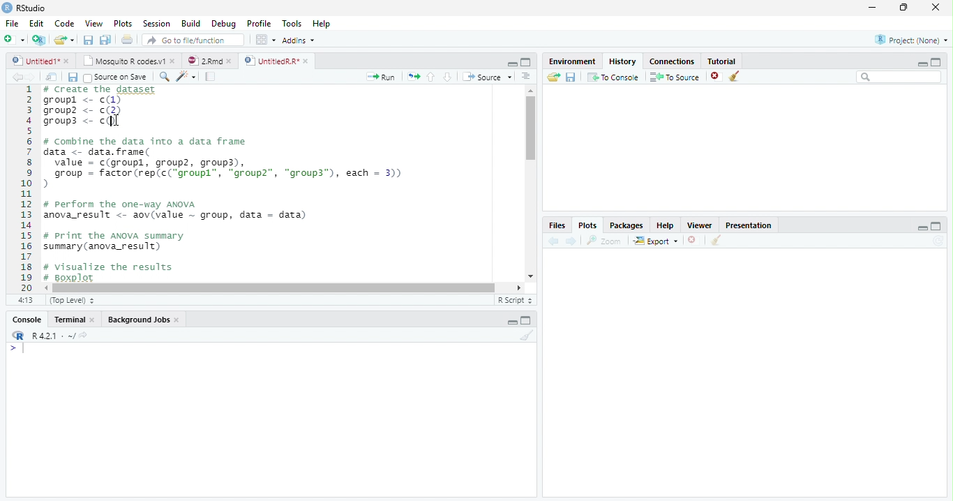 This screenshot has width=953, height=501. What do you see at coordinates (936, 227) in the screenshot?
I see `Maximize` at bounding box center [936, 227].